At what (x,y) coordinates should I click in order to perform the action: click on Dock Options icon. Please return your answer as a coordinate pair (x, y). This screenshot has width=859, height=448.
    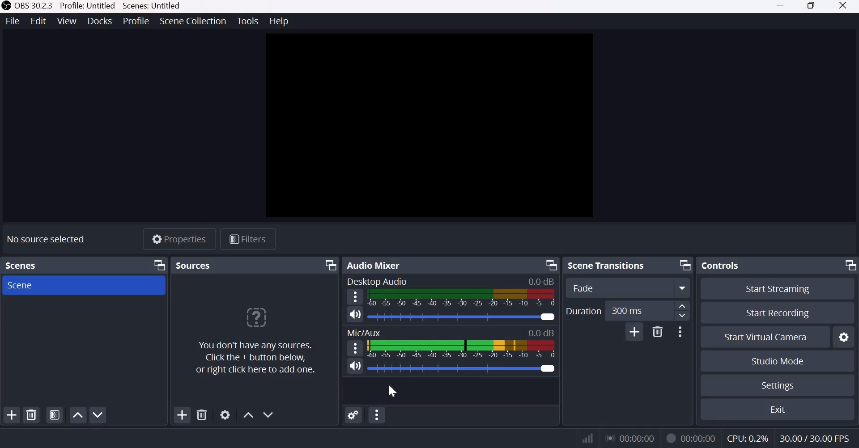
    Looking at the image, I should click on (329, 265).